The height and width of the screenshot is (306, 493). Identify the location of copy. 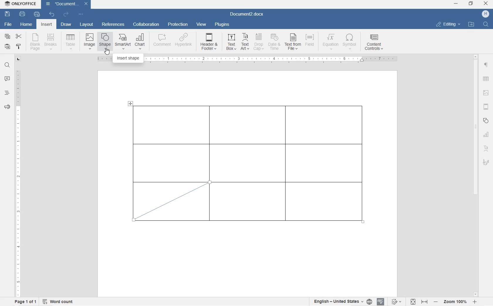
(8, 37).